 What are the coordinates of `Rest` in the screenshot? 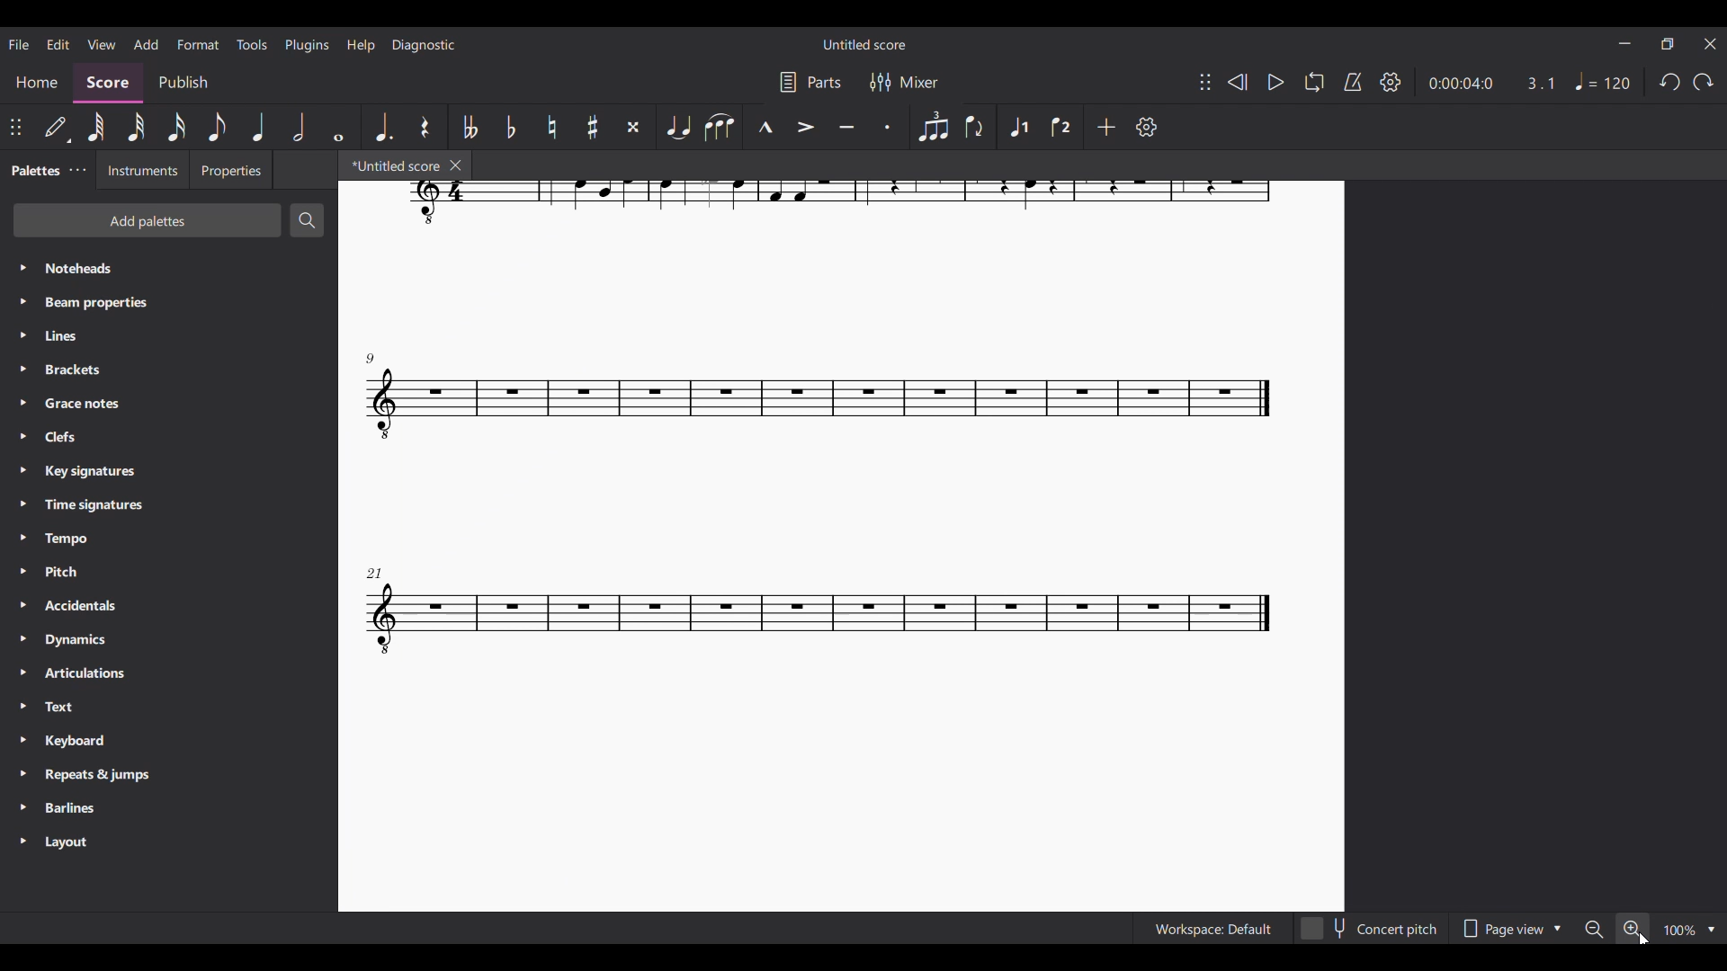 It's located at (425, 127).